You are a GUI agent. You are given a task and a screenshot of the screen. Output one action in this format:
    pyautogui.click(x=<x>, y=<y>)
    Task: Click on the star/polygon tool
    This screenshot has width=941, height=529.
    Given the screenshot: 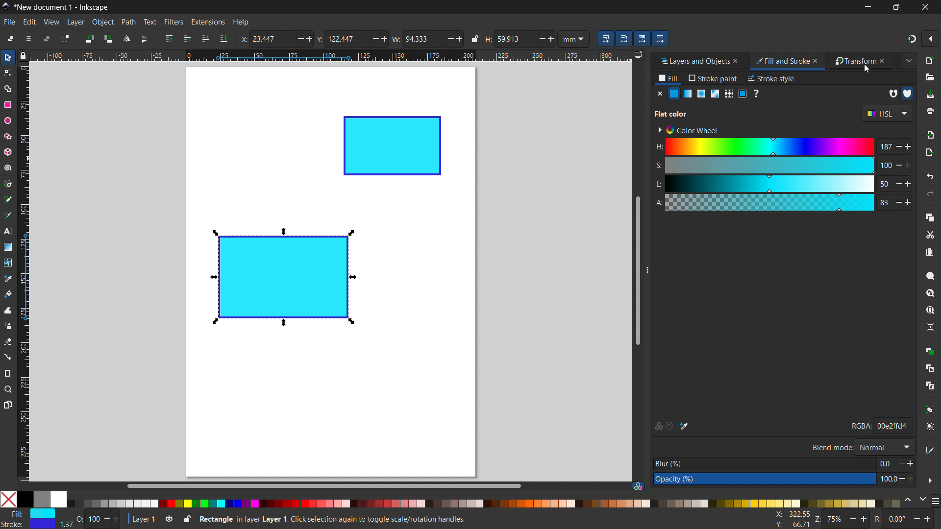 What is the action you would take?
    pyautogui.click(x=6, y=136)
    